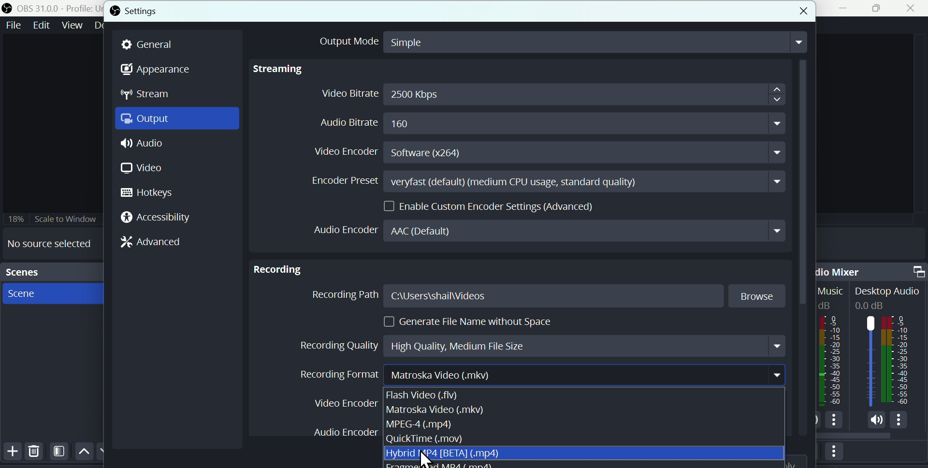  What do you see at coordinates (420, 425) in the screenshot?
I see `MPEG 4` at bounding box center [420, 425].